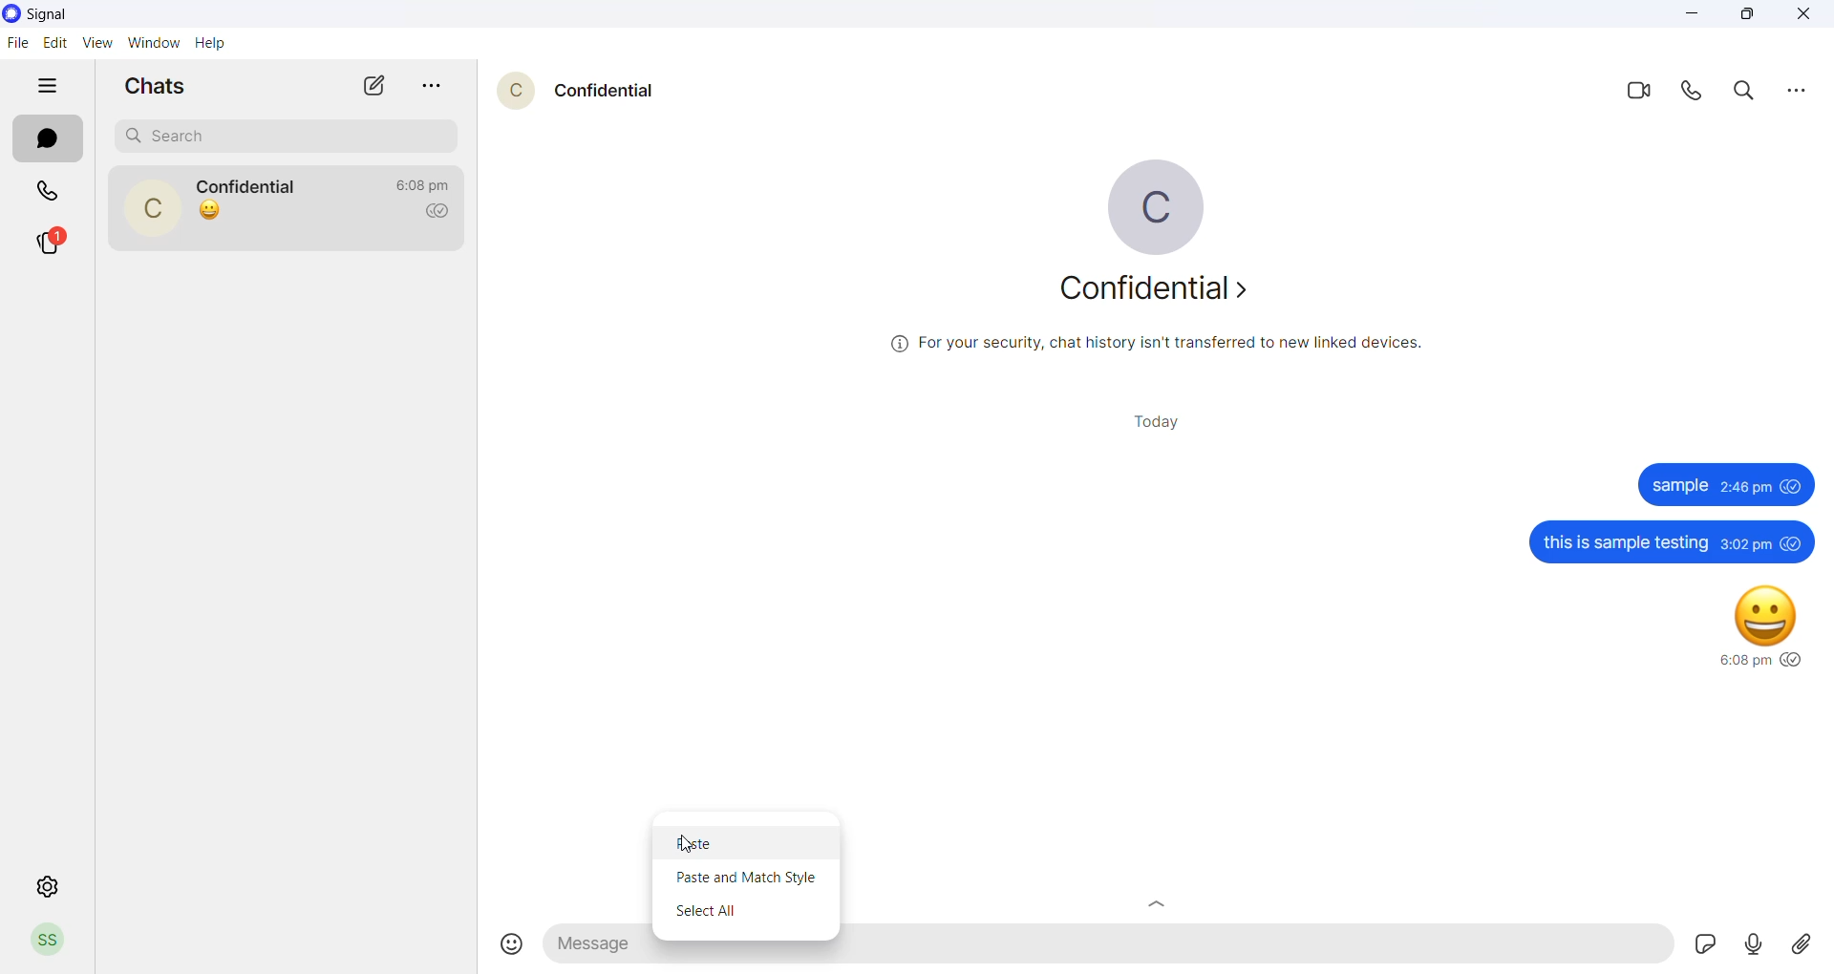  I want to click on contact profile picture, so click(519, 95).